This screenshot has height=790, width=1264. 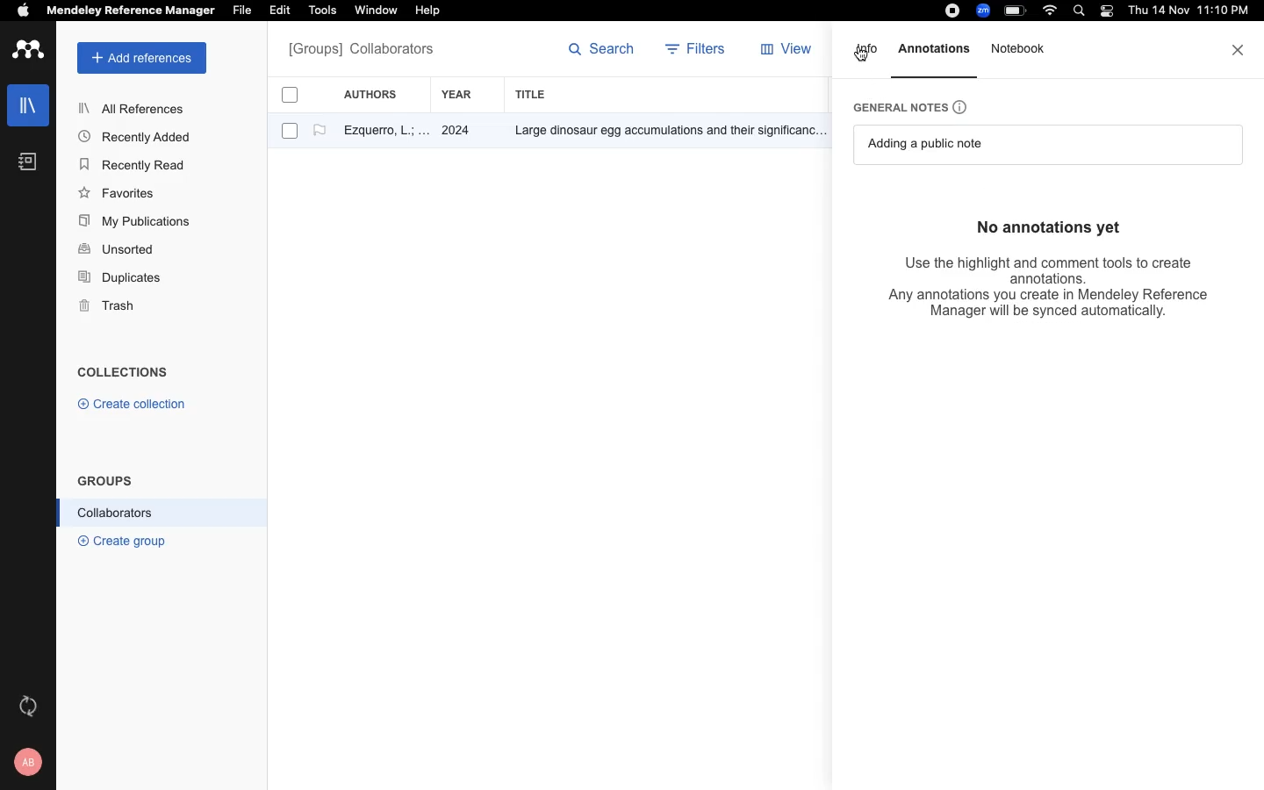 I want to click on GROUPS, so click(x=105, y=479).